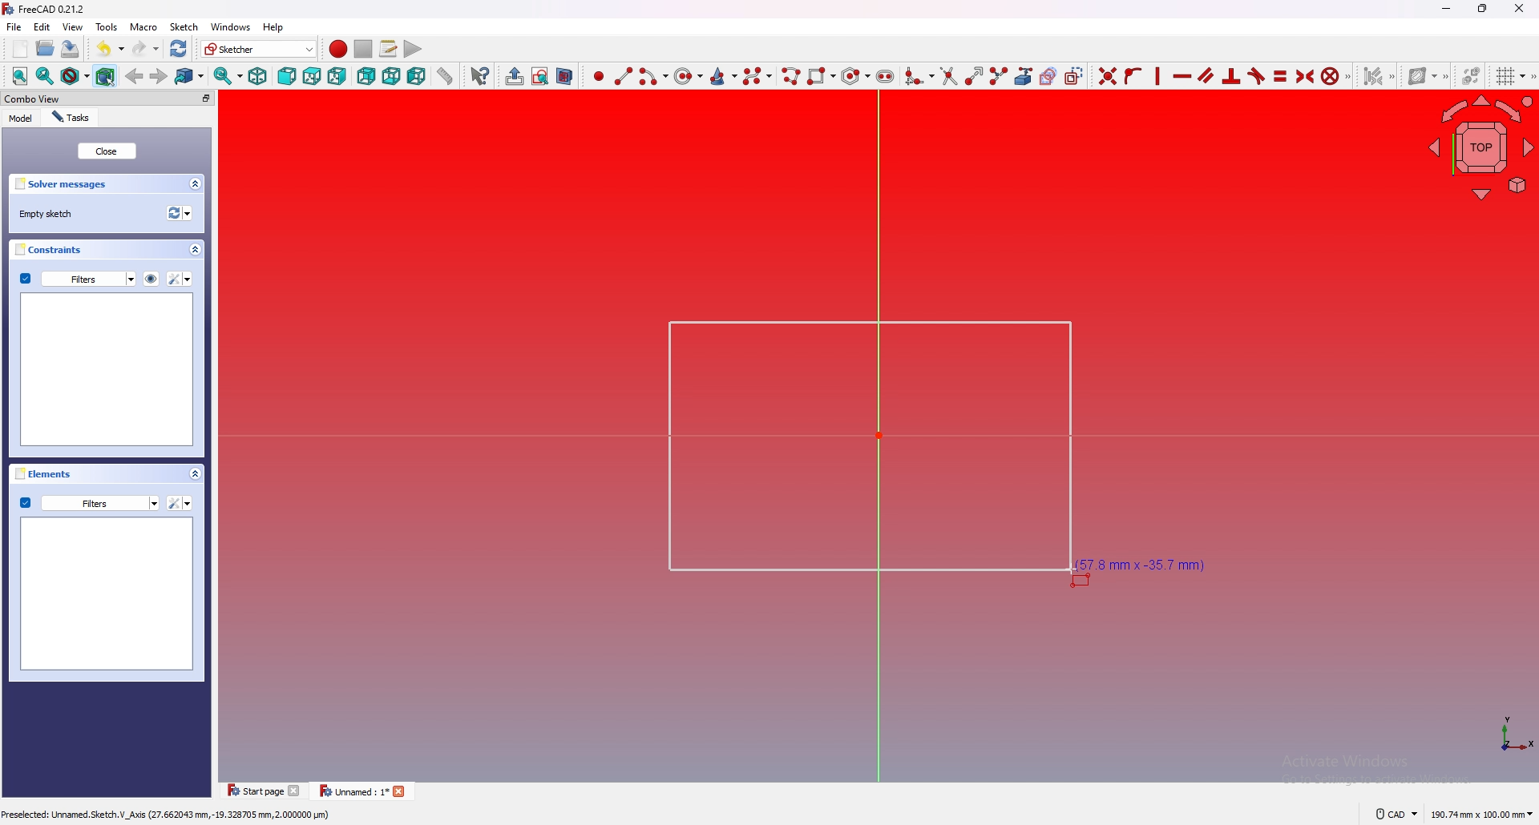  I want to click on toggle construction geometry, so click(1074, 75).